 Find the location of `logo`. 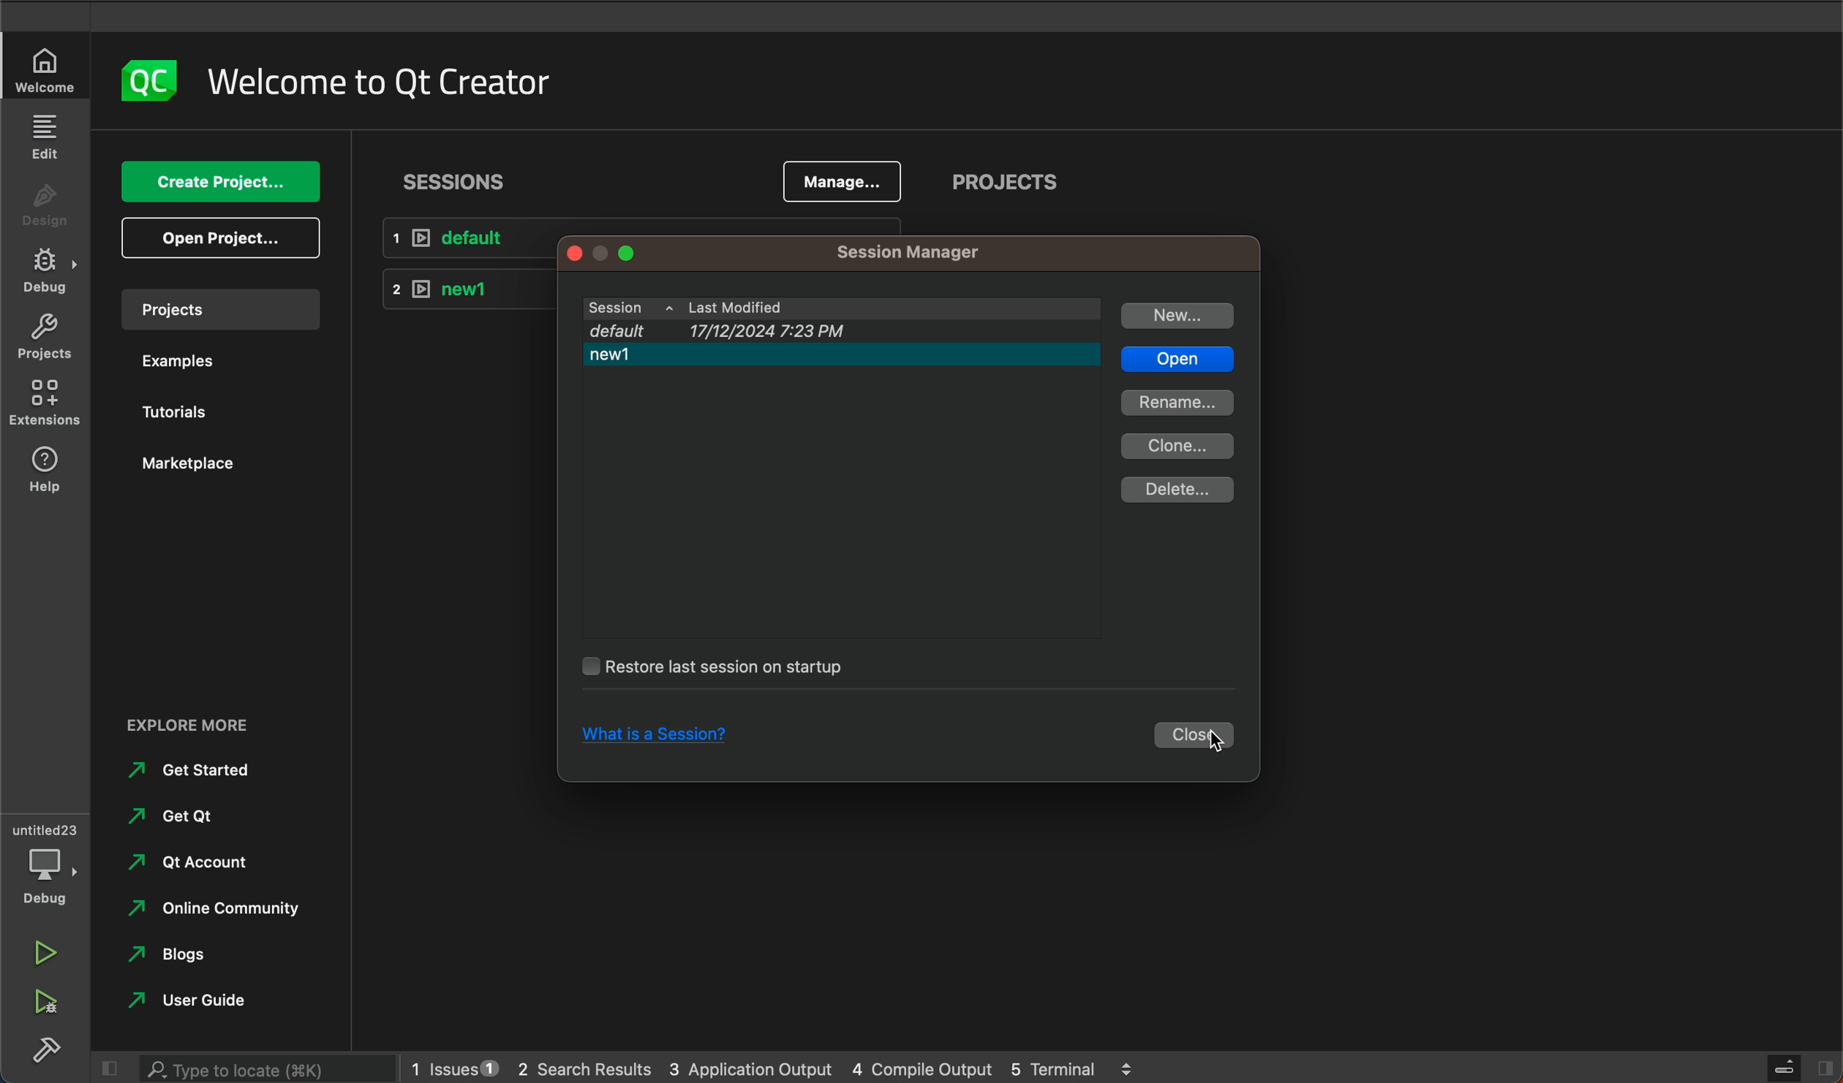

logo is located at coordinates (146, 80).